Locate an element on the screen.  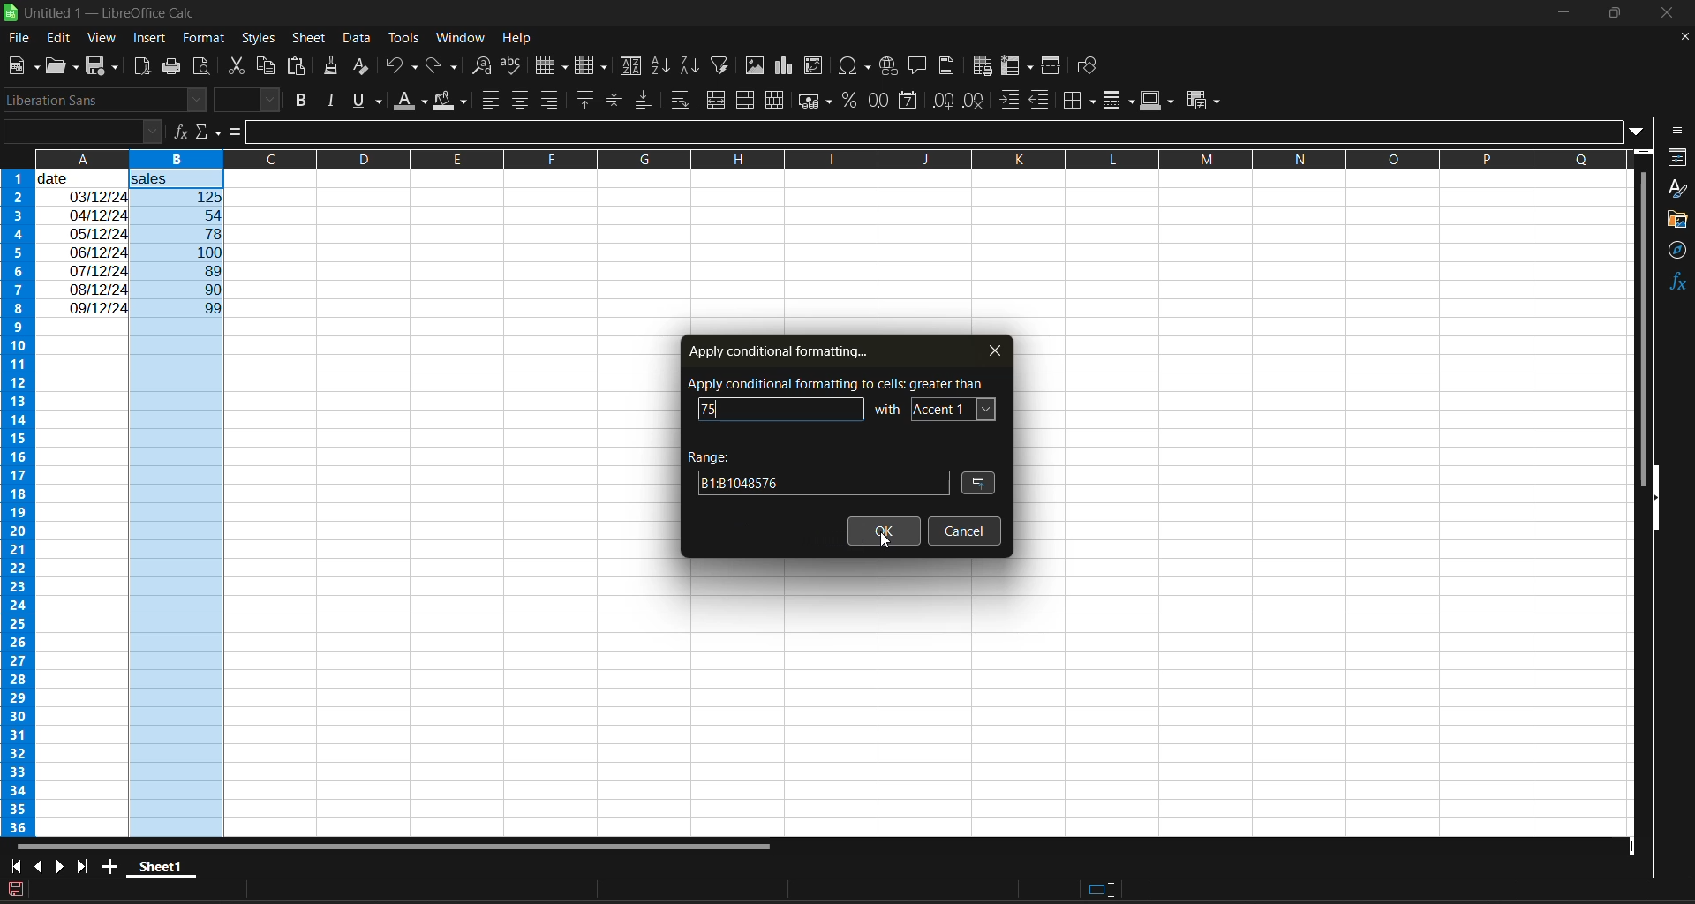
data is located at coordinates (356, 39).